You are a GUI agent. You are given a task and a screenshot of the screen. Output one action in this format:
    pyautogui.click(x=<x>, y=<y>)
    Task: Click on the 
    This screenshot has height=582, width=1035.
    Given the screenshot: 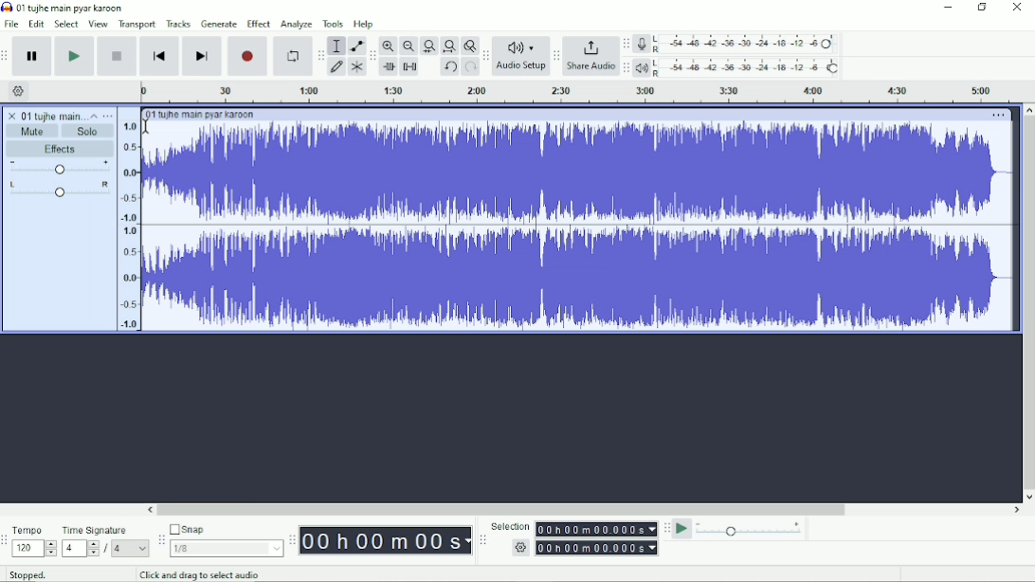 What is the action you would take?
    pyautogui.click(x=518, y=548)
    